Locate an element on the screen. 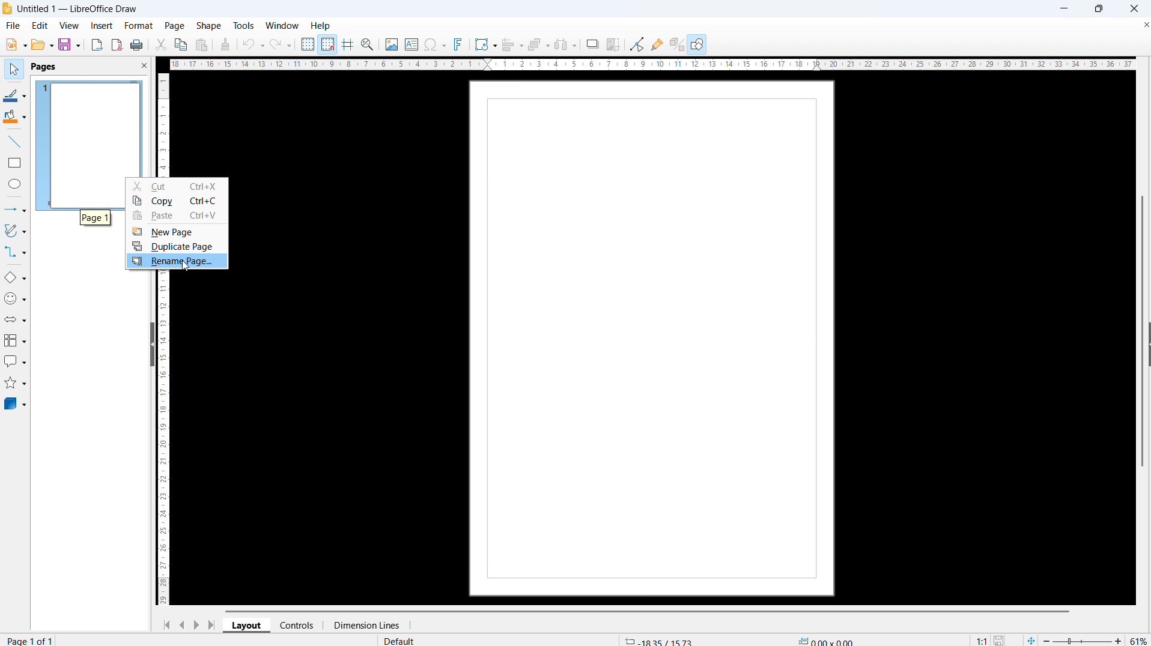 The image size is (1151, 646). minimize is located at coordinates (1065, 9).